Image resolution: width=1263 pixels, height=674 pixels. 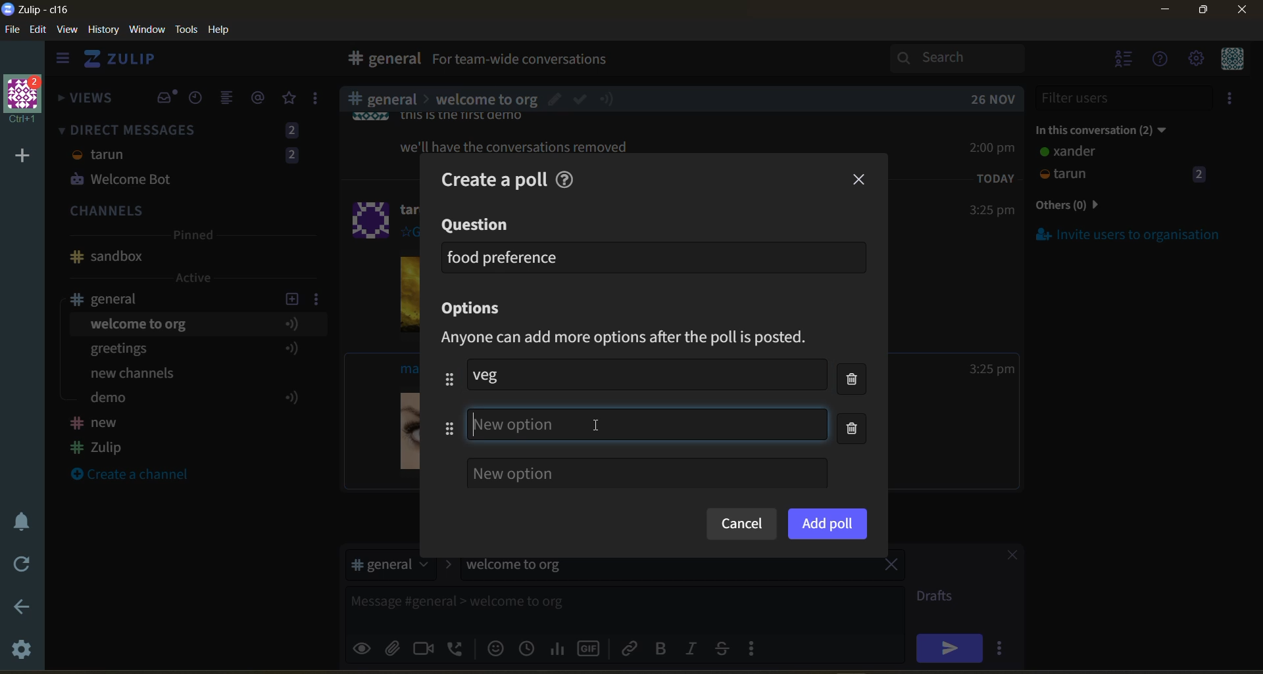 I want to click on Channel name, so click(x=107, y=257).